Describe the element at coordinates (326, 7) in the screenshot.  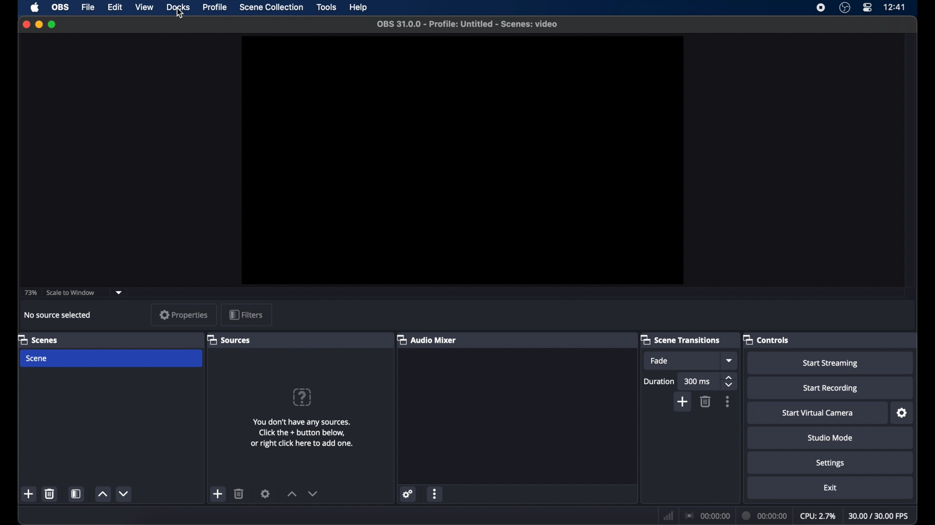
I see `tools` at that location.